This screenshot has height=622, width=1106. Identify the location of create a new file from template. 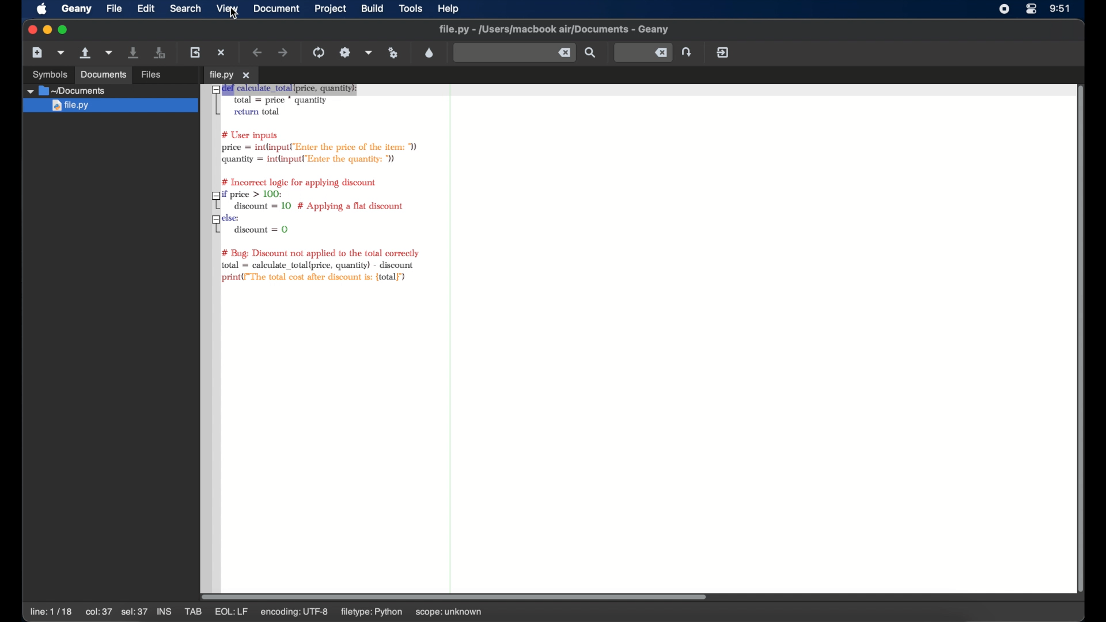
(62, 52).